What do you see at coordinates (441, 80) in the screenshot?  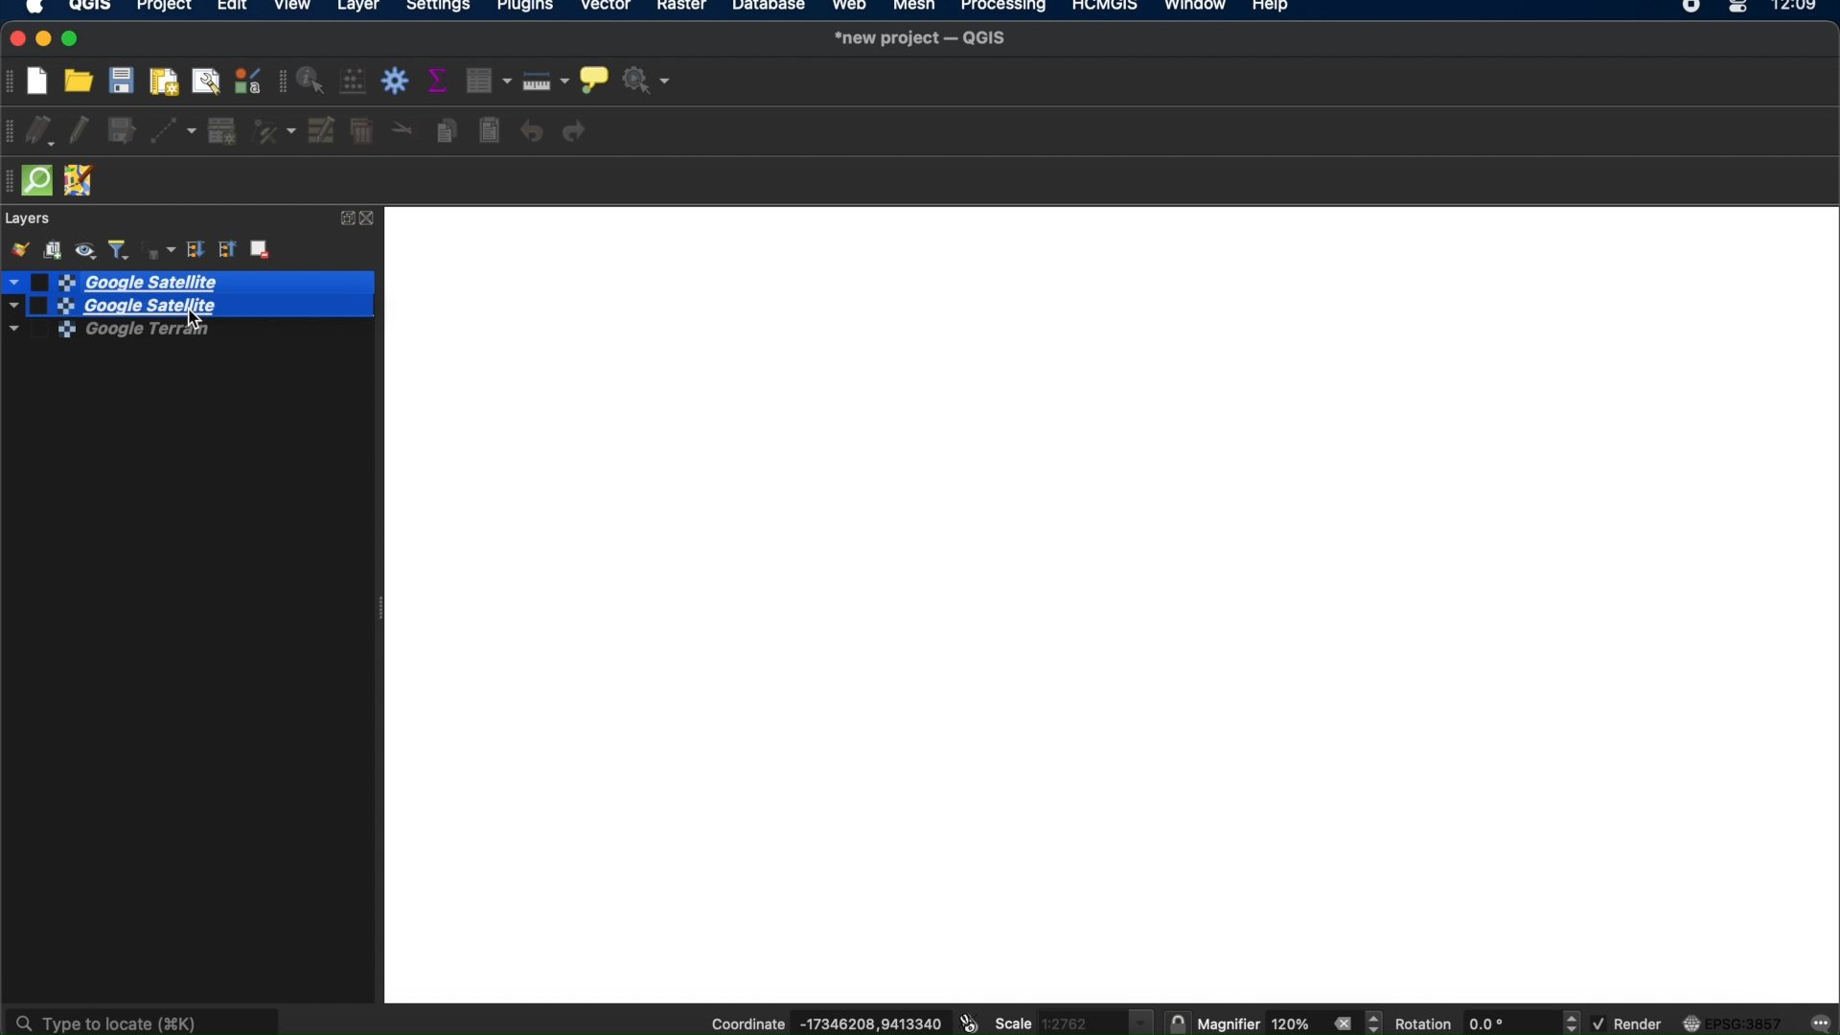 I see `show summary statistics` at bounding box center [441, 80].